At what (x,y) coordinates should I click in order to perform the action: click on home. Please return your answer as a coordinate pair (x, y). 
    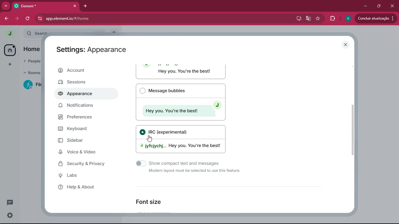
    Looking at the image, I should click on (10, 50).